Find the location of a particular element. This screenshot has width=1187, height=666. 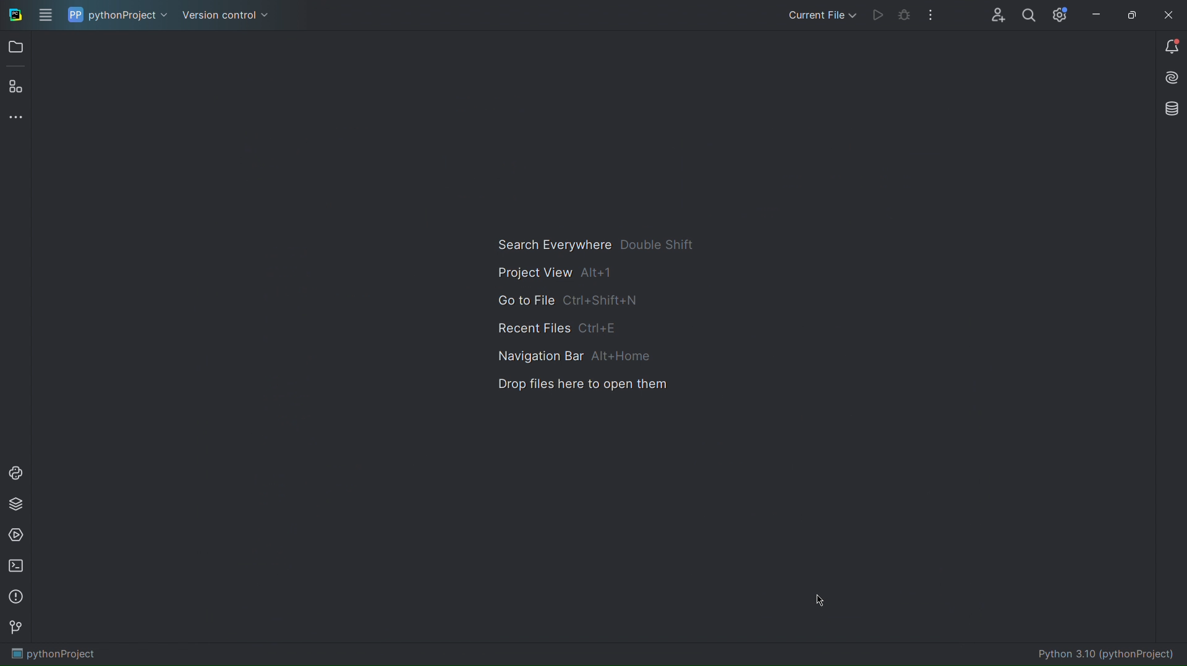

Version Control is located at coordinates (18, 630).